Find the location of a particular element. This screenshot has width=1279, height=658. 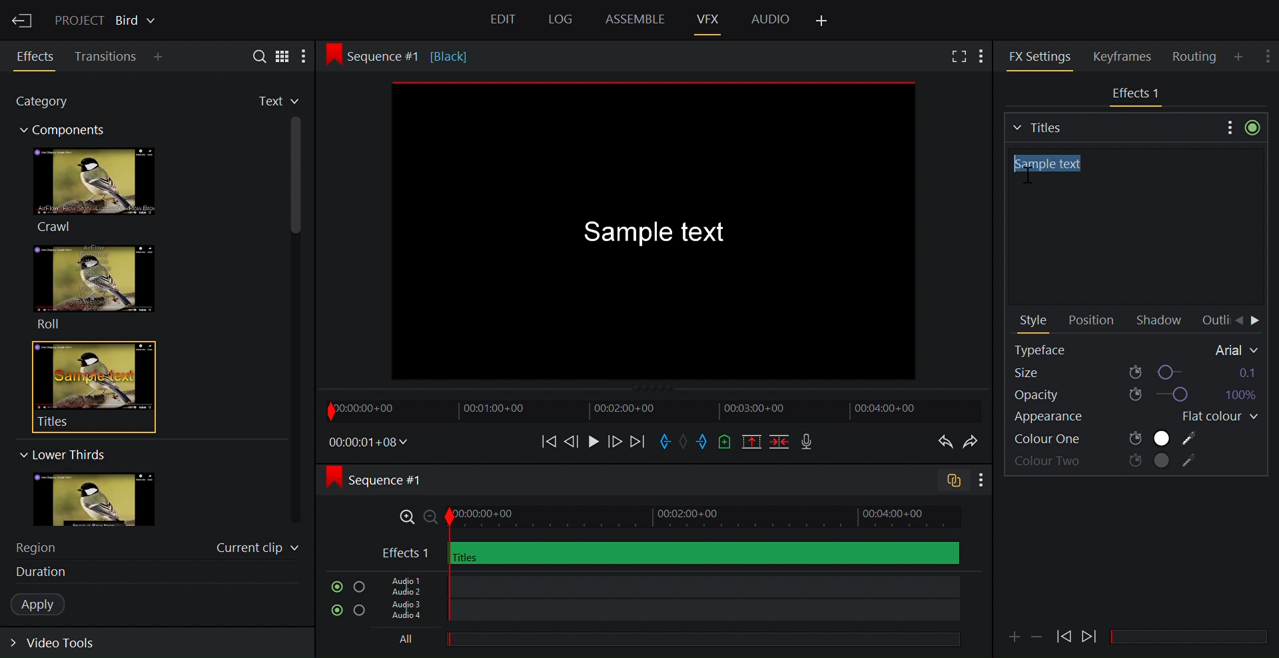

Mute/Unmute is located at coordinates (334, 611).